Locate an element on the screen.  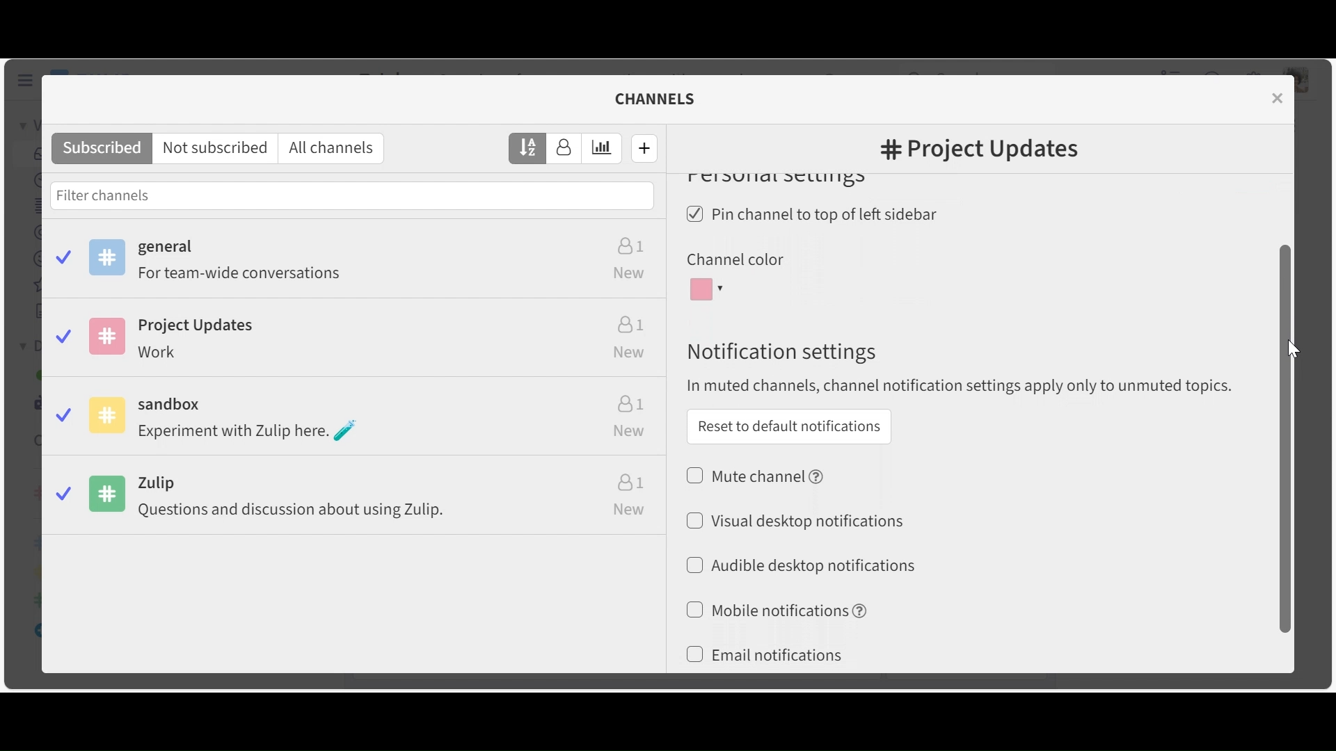
Reset to default notifications is located at coordinates (788, 426).